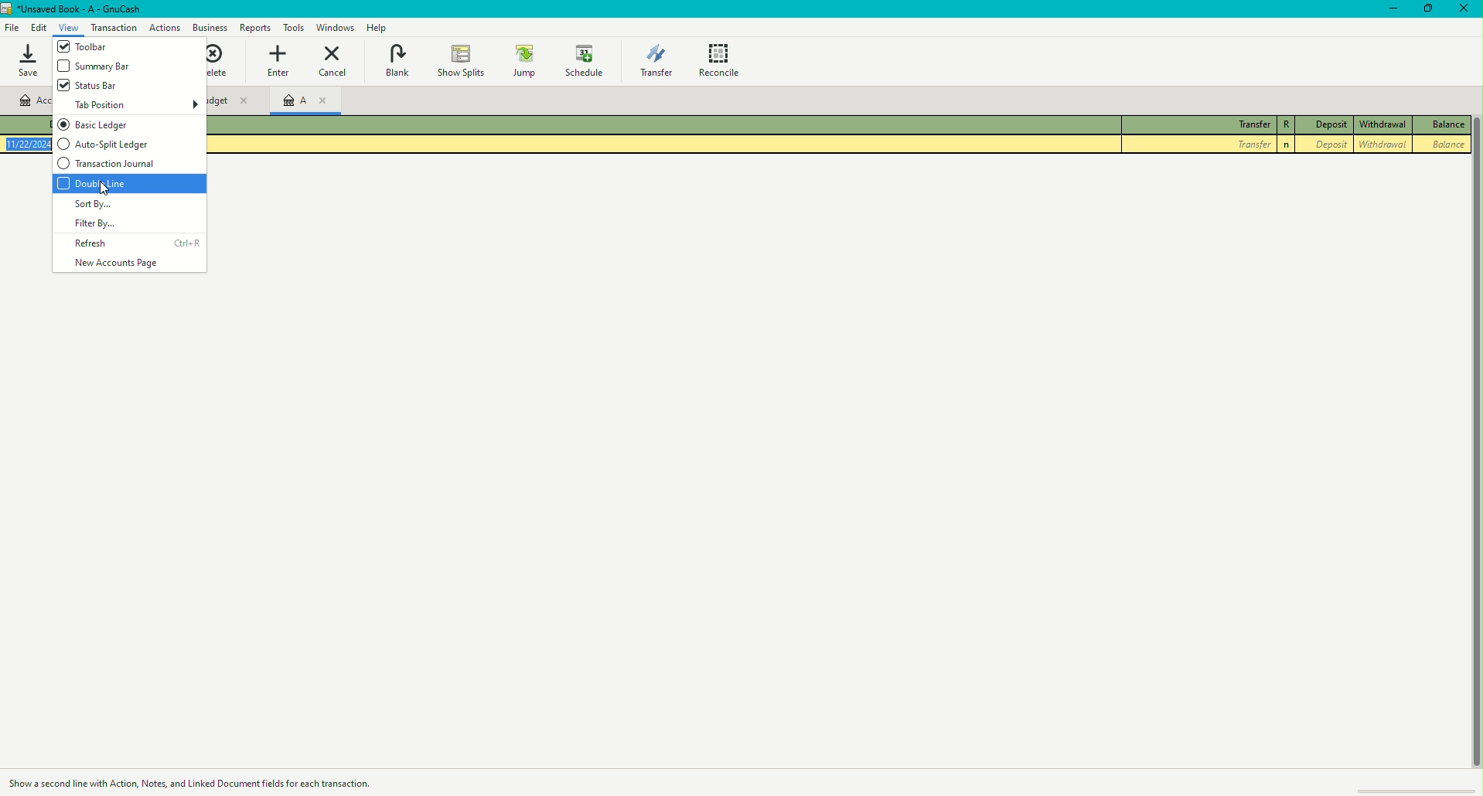 Image resolution: width=1483 pixels, height=796 pixels. Describe the element at coordinates (97, 224) in the screenshot. I see `Filter by` at that location.